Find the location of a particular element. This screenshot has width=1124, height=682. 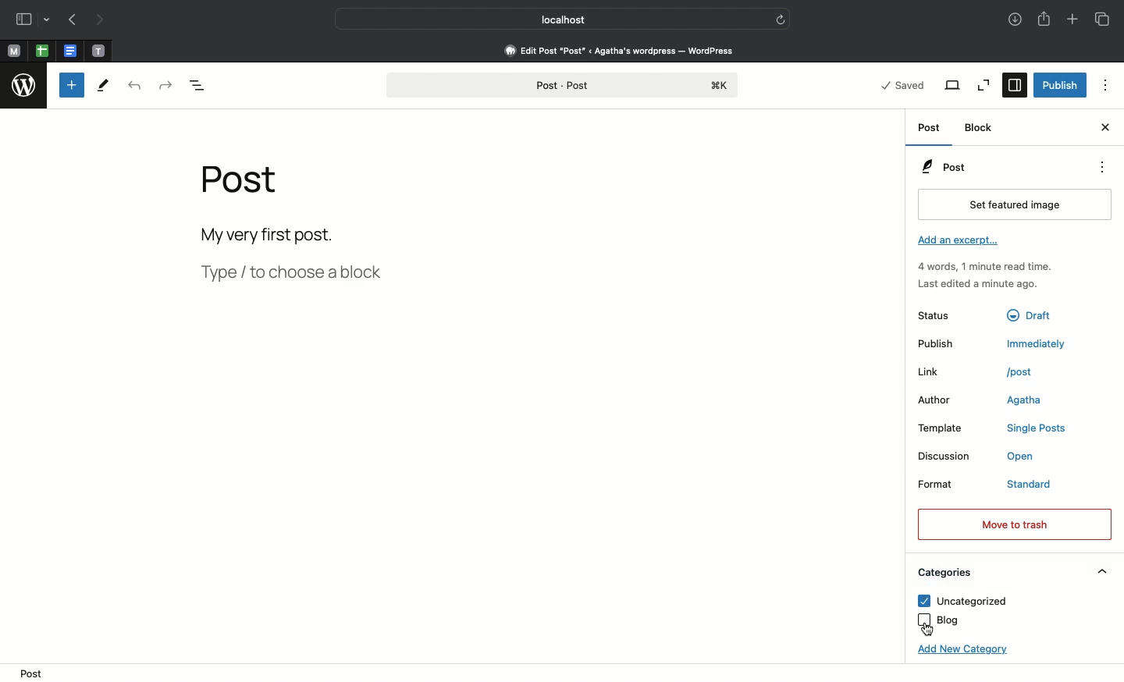

Post is located at coordinates (246, 187).